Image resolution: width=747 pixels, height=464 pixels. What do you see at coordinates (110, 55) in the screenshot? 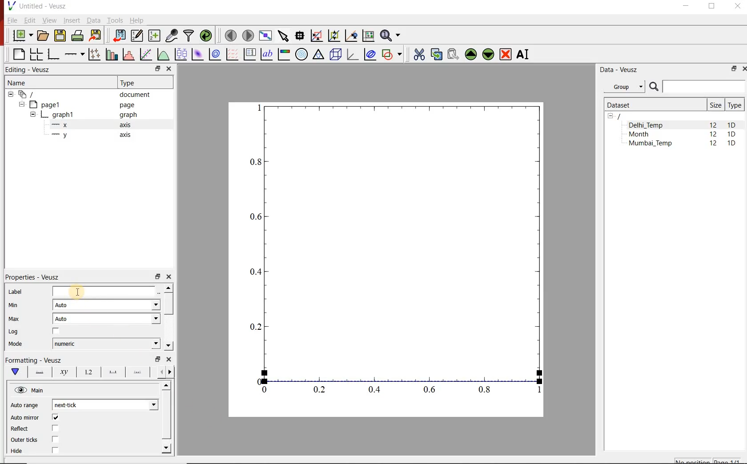
I see `plot bar charts` at bounding box center [110, 55].